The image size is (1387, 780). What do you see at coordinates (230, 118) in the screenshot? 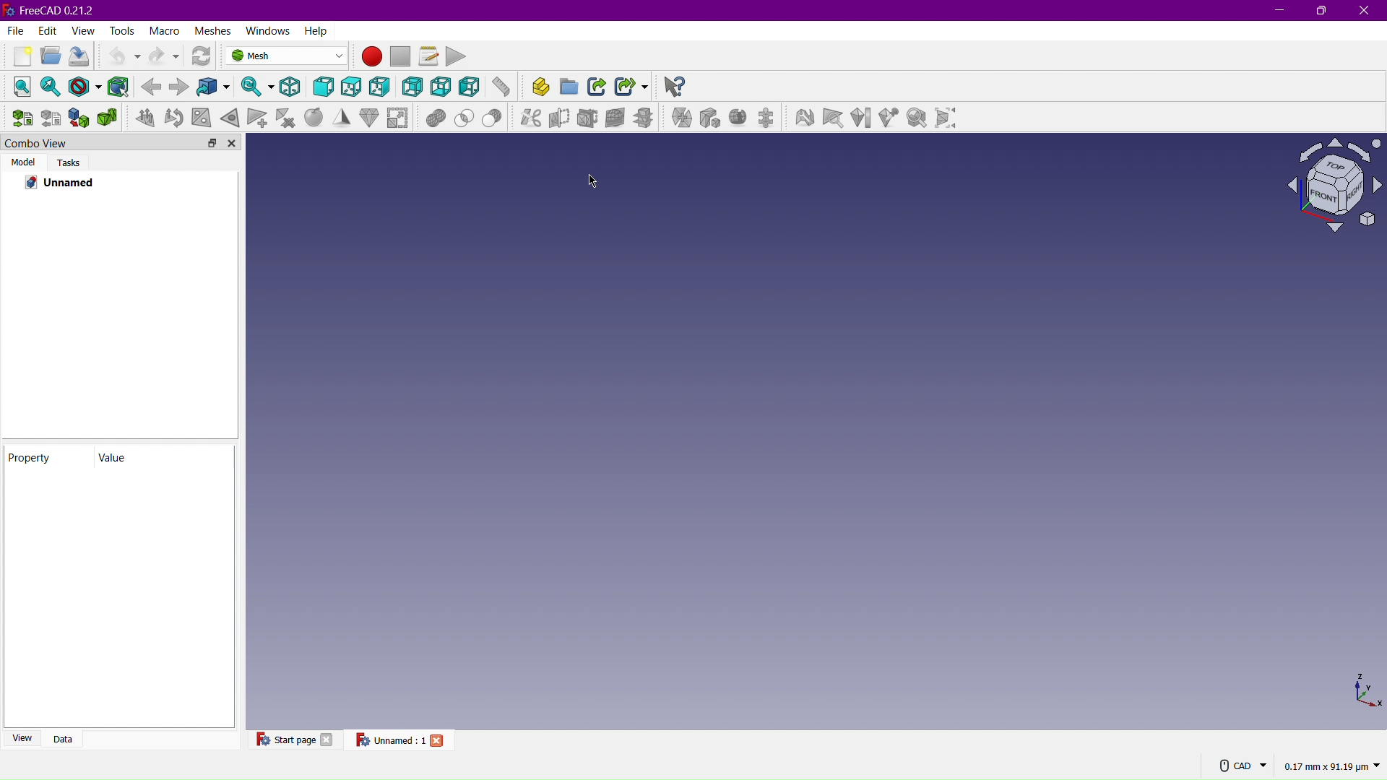
I see `Close hole` at bounding box center [230, 118].